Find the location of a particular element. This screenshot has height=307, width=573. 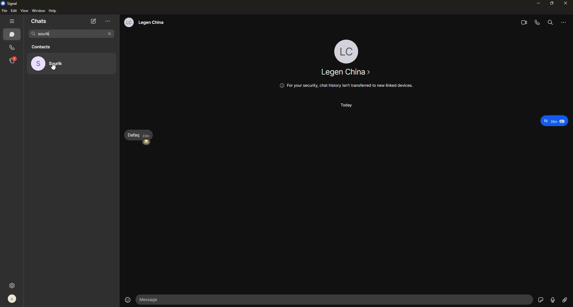

file is located at coordinates (4, 11).